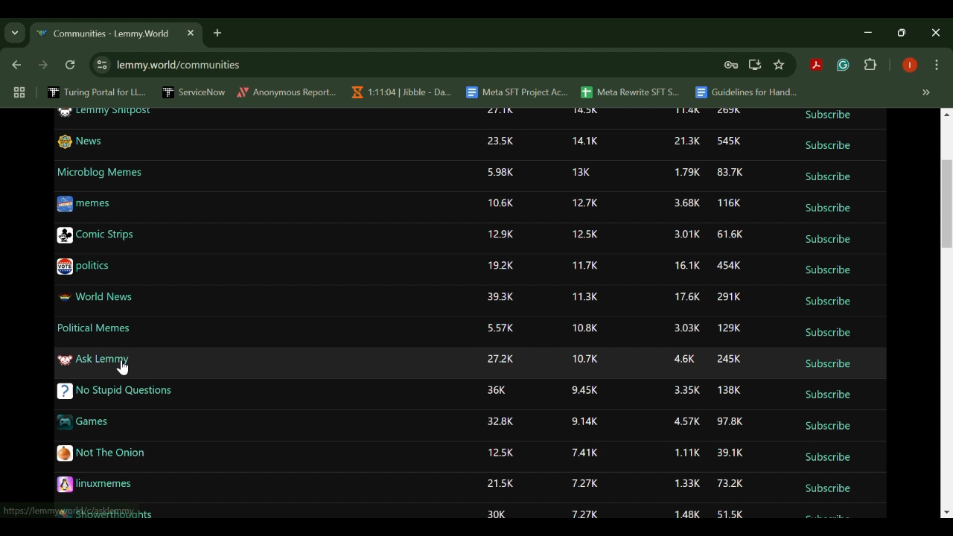 The image size is (953, 536). I want to click on 9.14K, so click(583, 421).